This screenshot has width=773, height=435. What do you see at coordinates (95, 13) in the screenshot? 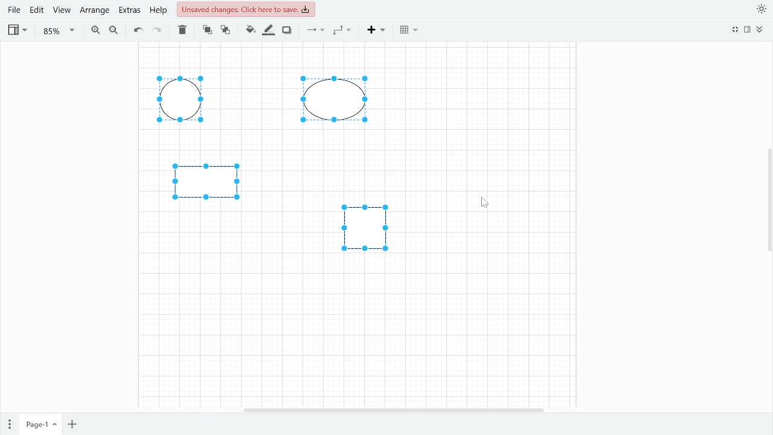
I see `Arrange` at bounding box center [95, 13].